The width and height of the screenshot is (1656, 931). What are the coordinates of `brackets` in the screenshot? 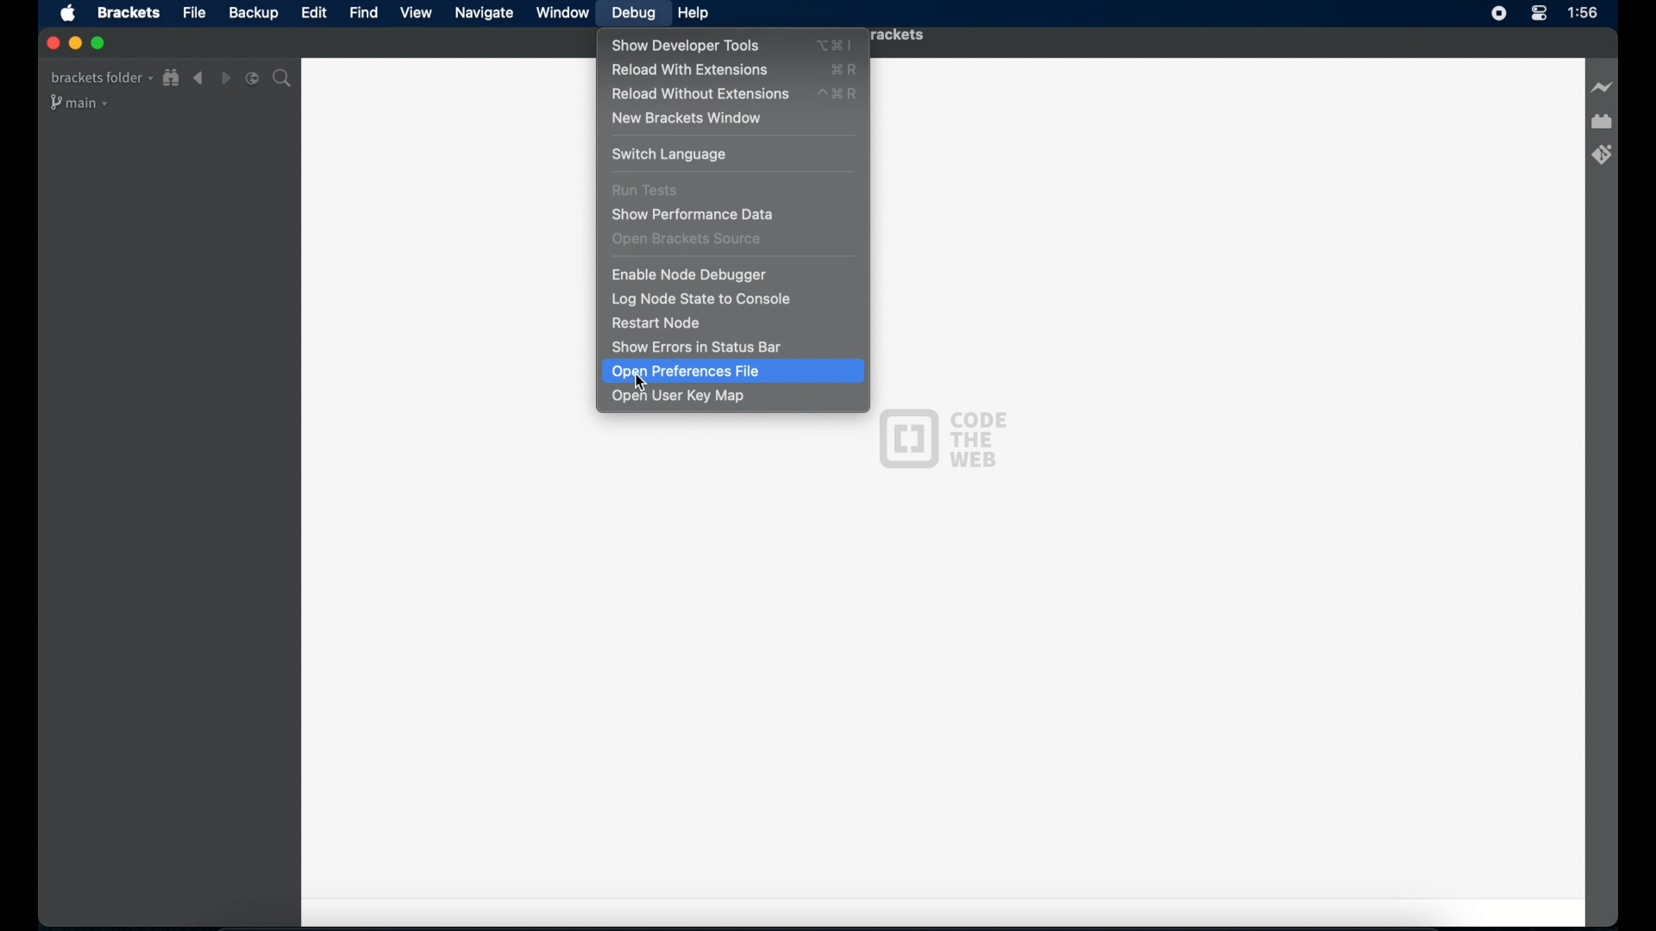 It's located at (902, 34).